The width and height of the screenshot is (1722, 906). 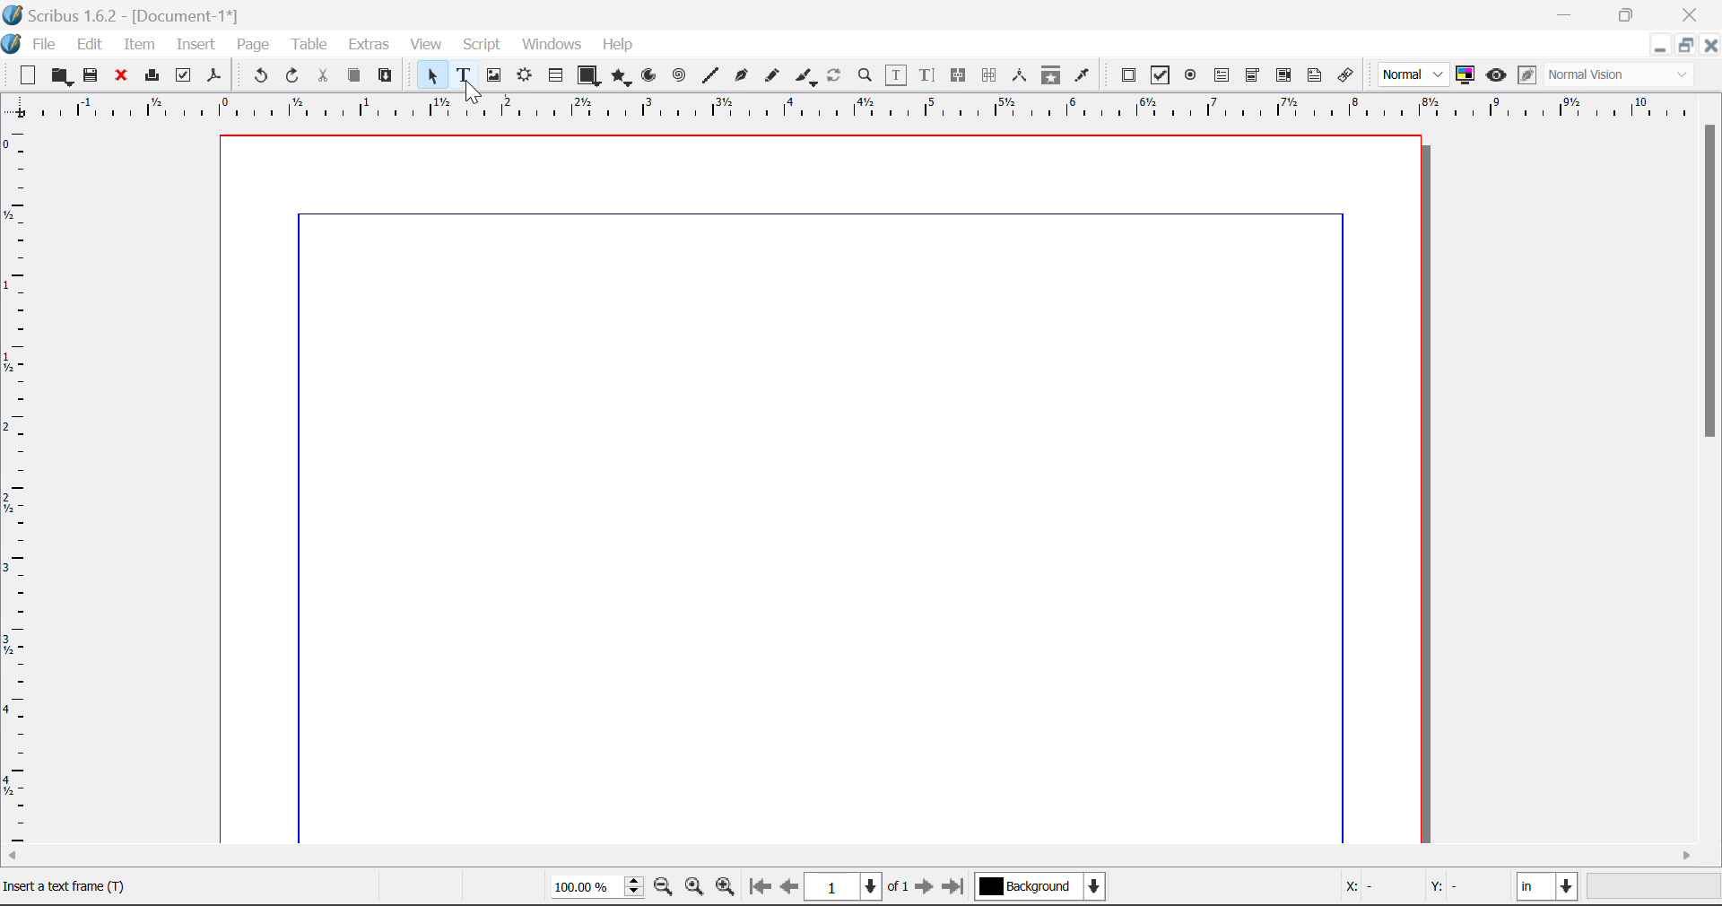 I want to click on Rotate, so click(x=835, y=74).